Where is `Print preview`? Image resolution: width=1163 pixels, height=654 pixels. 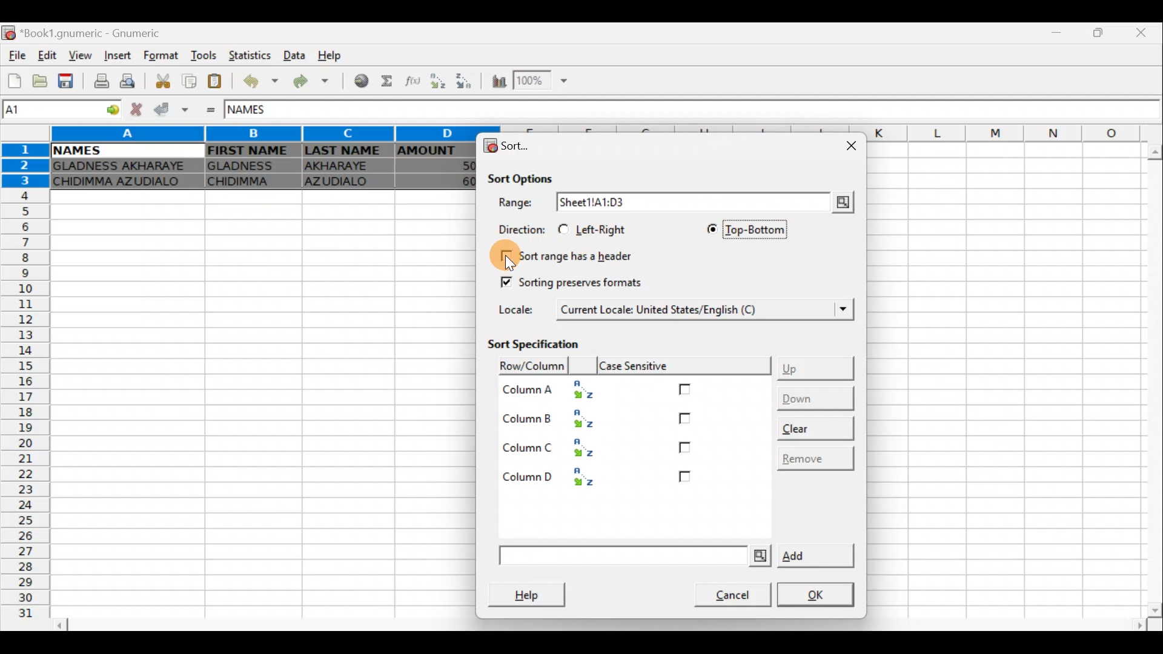
Print preview is located at coordinates (130, 80).